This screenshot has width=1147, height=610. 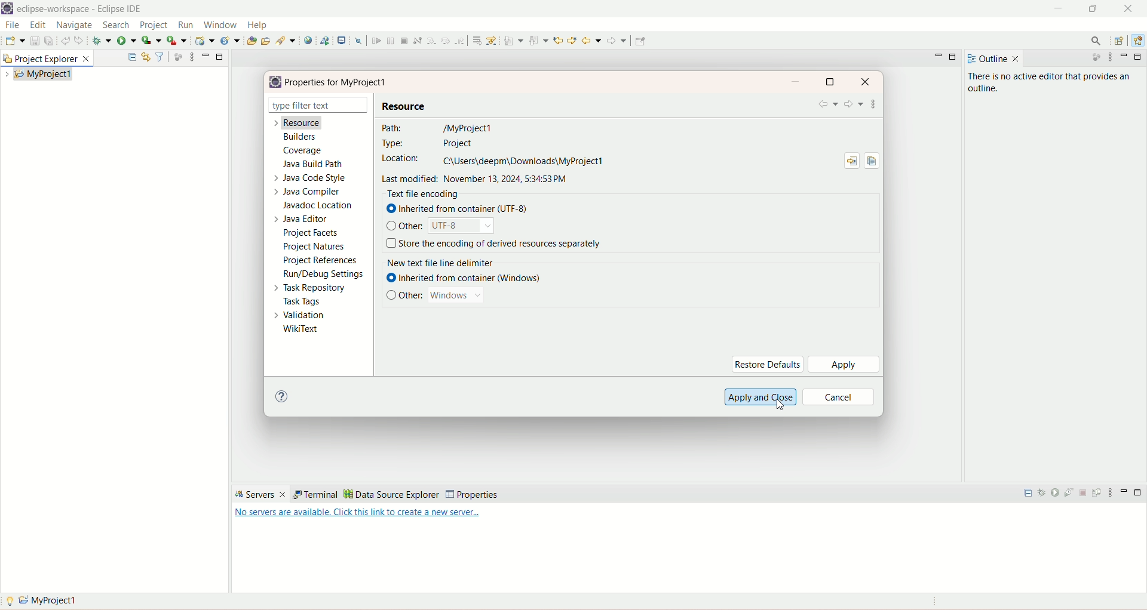 What do you see at coordinates (309, 192) in the screenshot?
I see `java compiler` at bounding box center [309, 192].